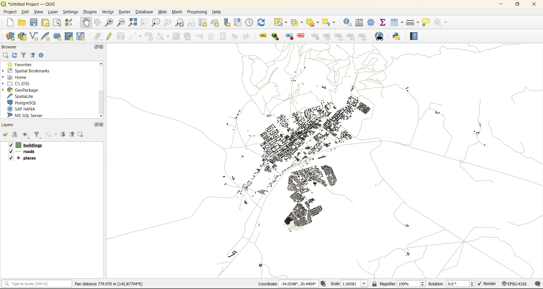  What do you see at coordinates (72, 134) in the screenshot?
I see `collapse all` at bounding box center [72, 134].